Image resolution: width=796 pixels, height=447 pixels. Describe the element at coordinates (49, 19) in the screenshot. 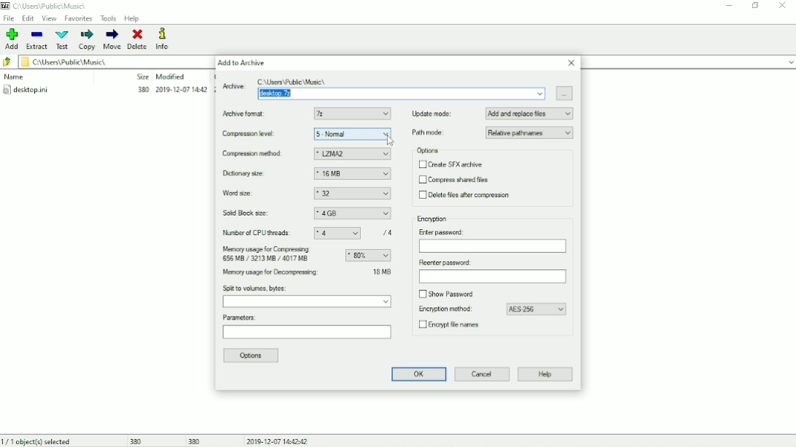

I see `View` at that location.